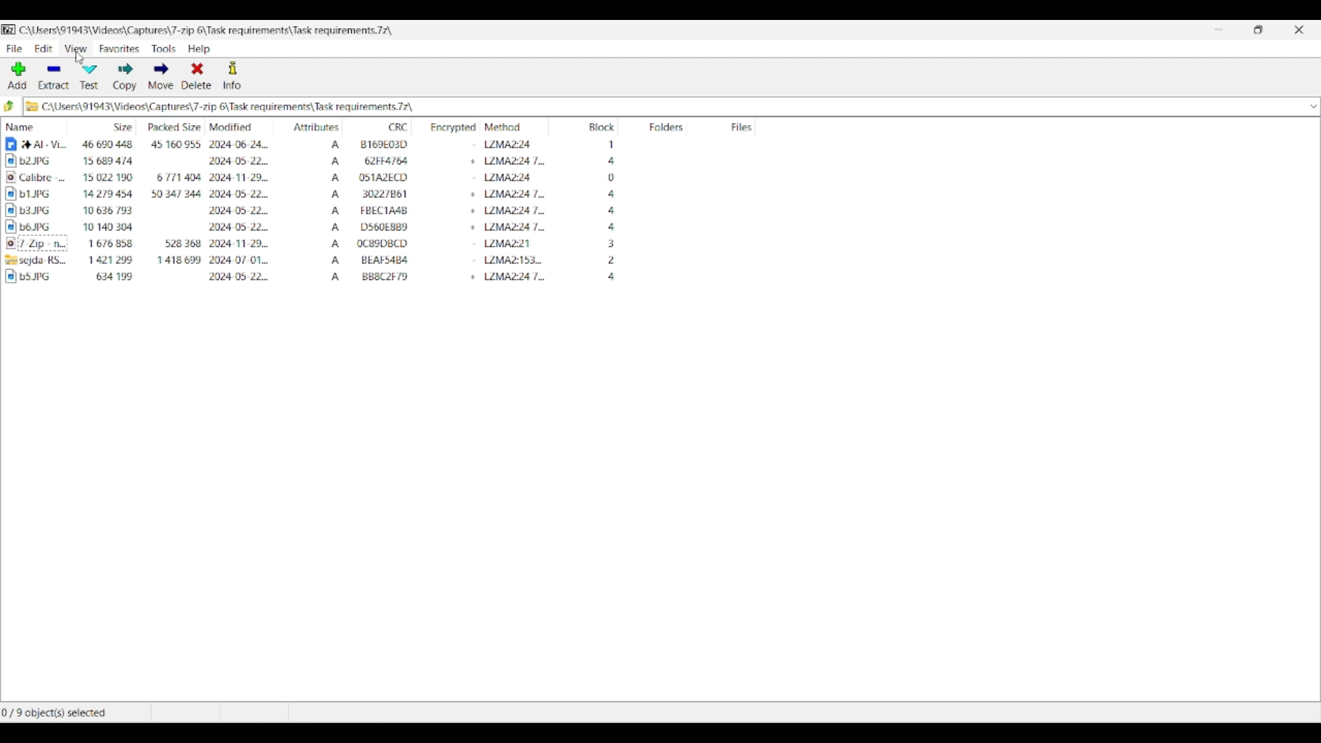 The width and height of the screenshot is (1321, 743). Describe the element at coordinates (220, 107) in the screenshot. I see `Folder icon and pathway` at that location.